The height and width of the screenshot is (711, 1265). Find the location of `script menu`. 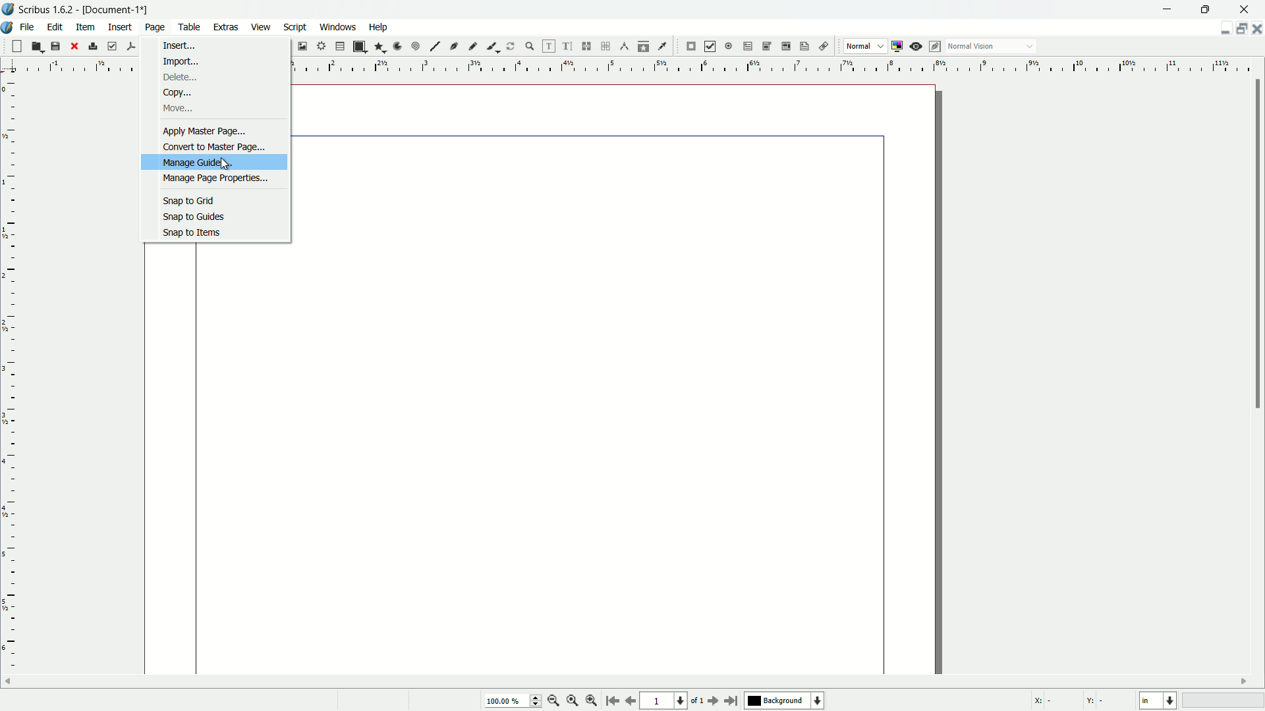

script menu is located at coordinates (296, 27).